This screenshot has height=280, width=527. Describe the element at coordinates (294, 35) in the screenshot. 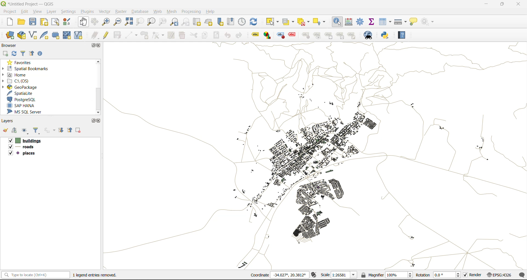

I see `Effect` at that location.